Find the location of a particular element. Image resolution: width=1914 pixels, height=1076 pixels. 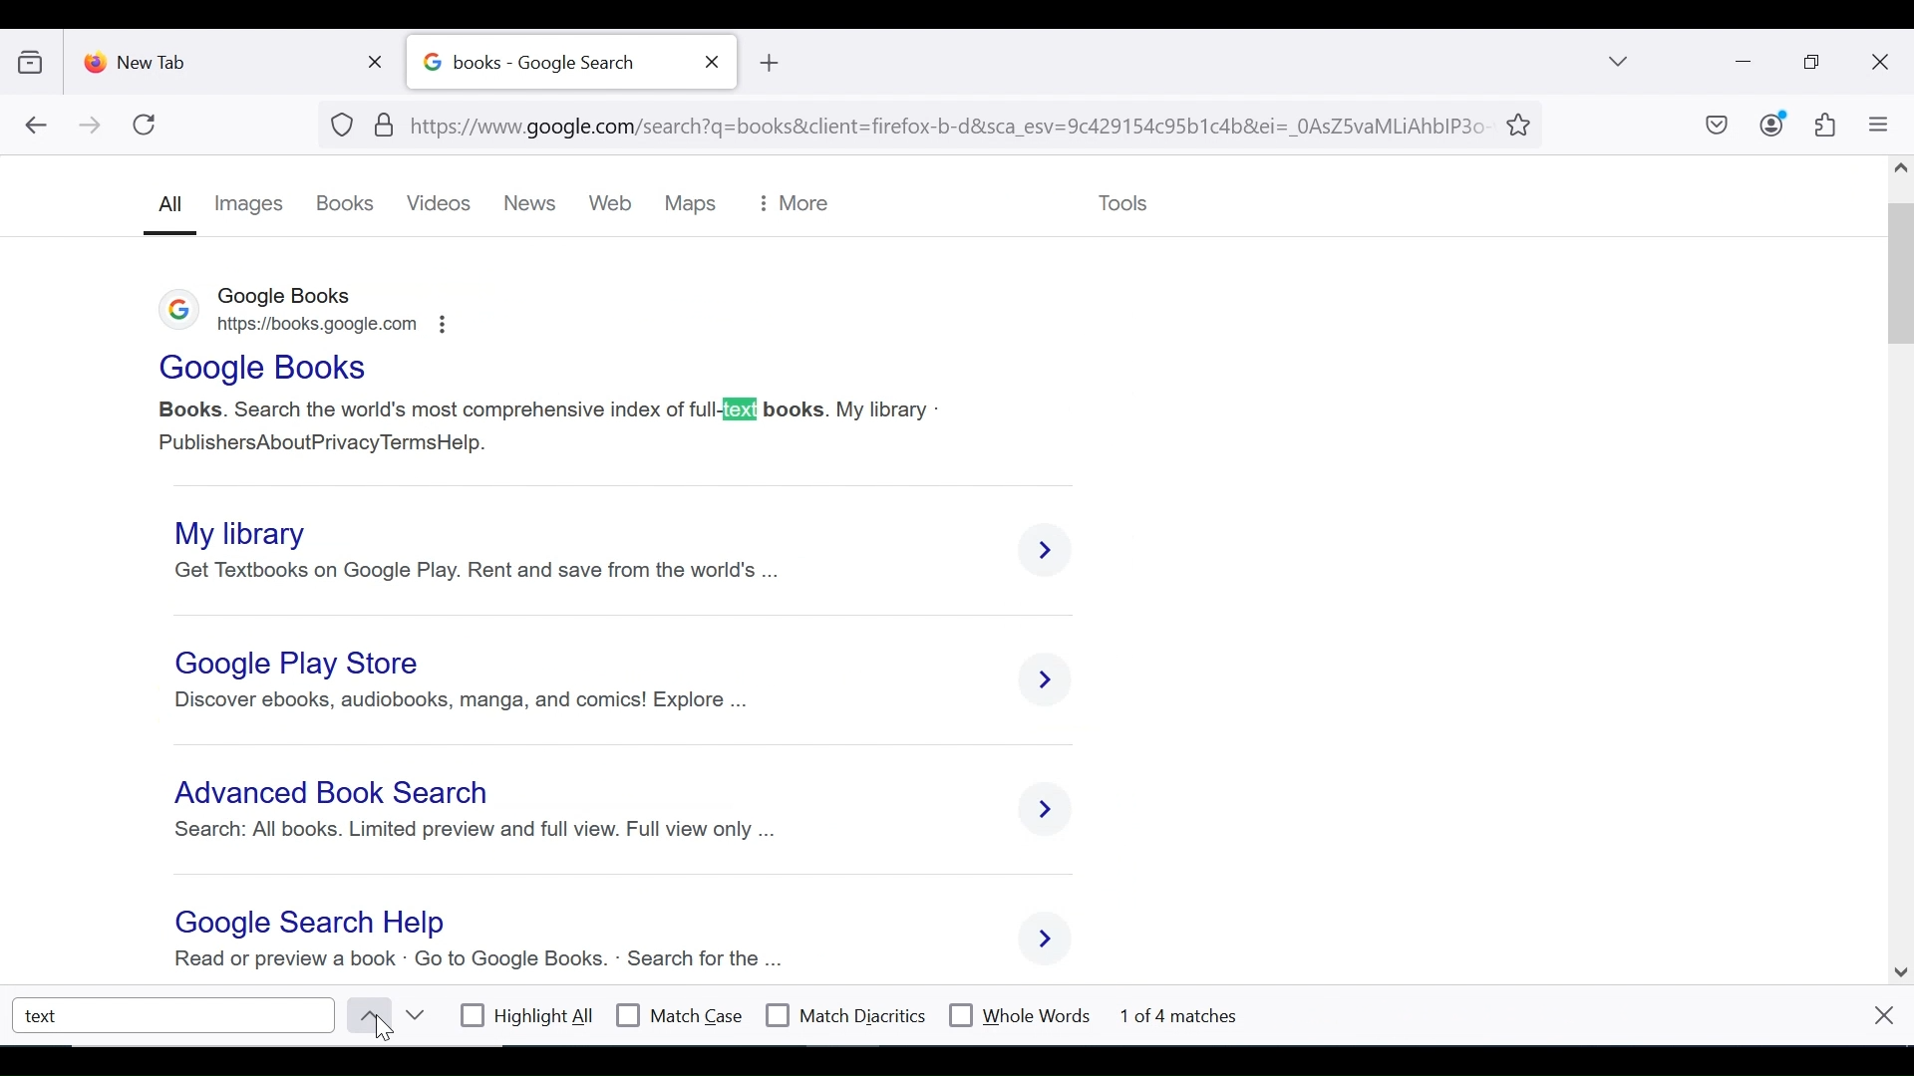

match case is located at coordinates (681, 1015).